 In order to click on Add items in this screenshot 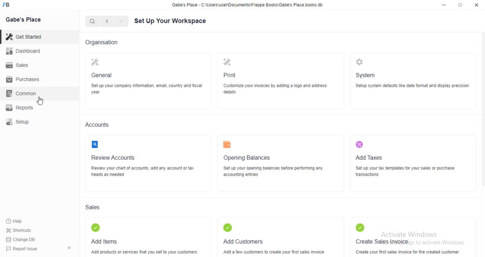, I will do `click(104, 242)`.